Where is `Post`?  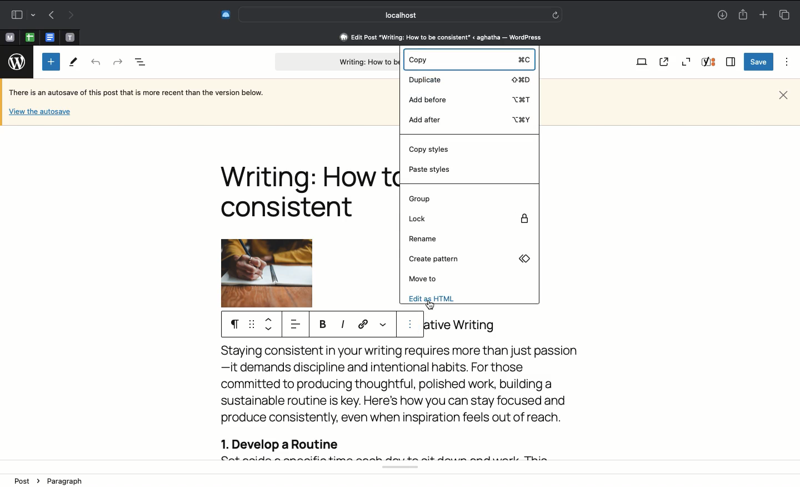
Post is located at coordinates (335, 63).